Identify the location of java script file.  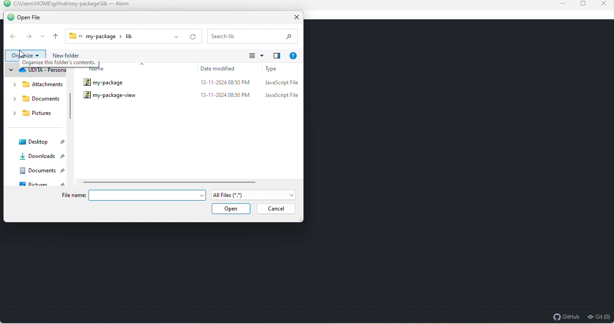
(280, 84).